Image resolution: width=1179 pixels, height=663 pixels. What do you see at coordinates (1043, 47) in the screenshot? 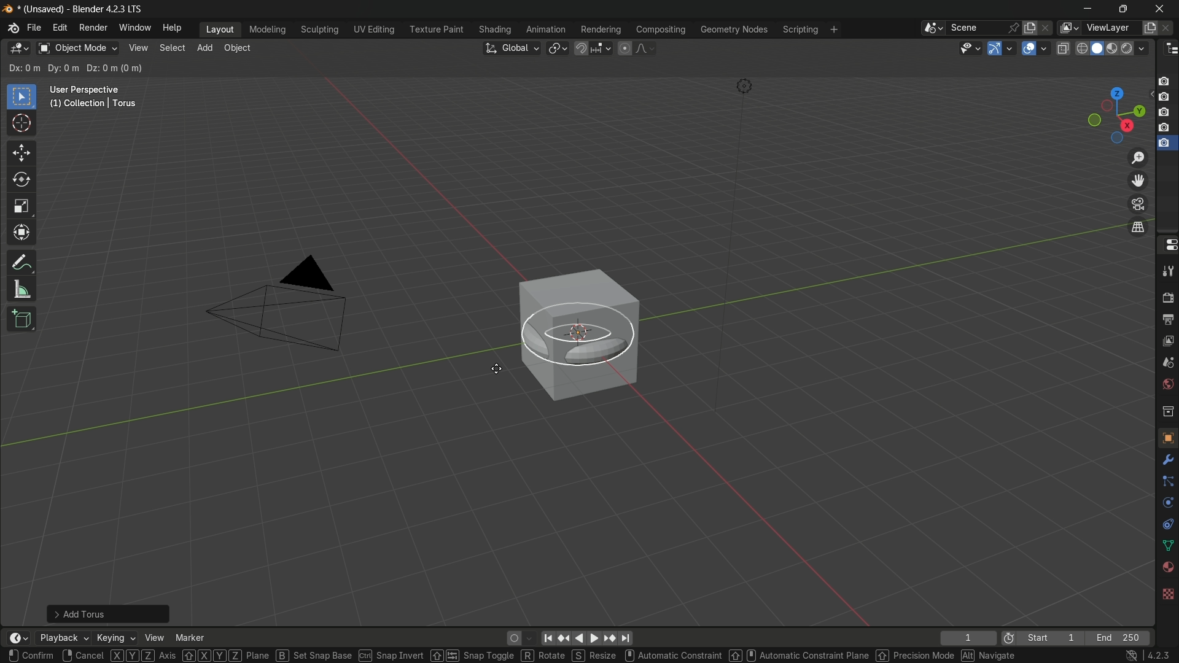
I see `overlays` at bounding box center [1043, 47].